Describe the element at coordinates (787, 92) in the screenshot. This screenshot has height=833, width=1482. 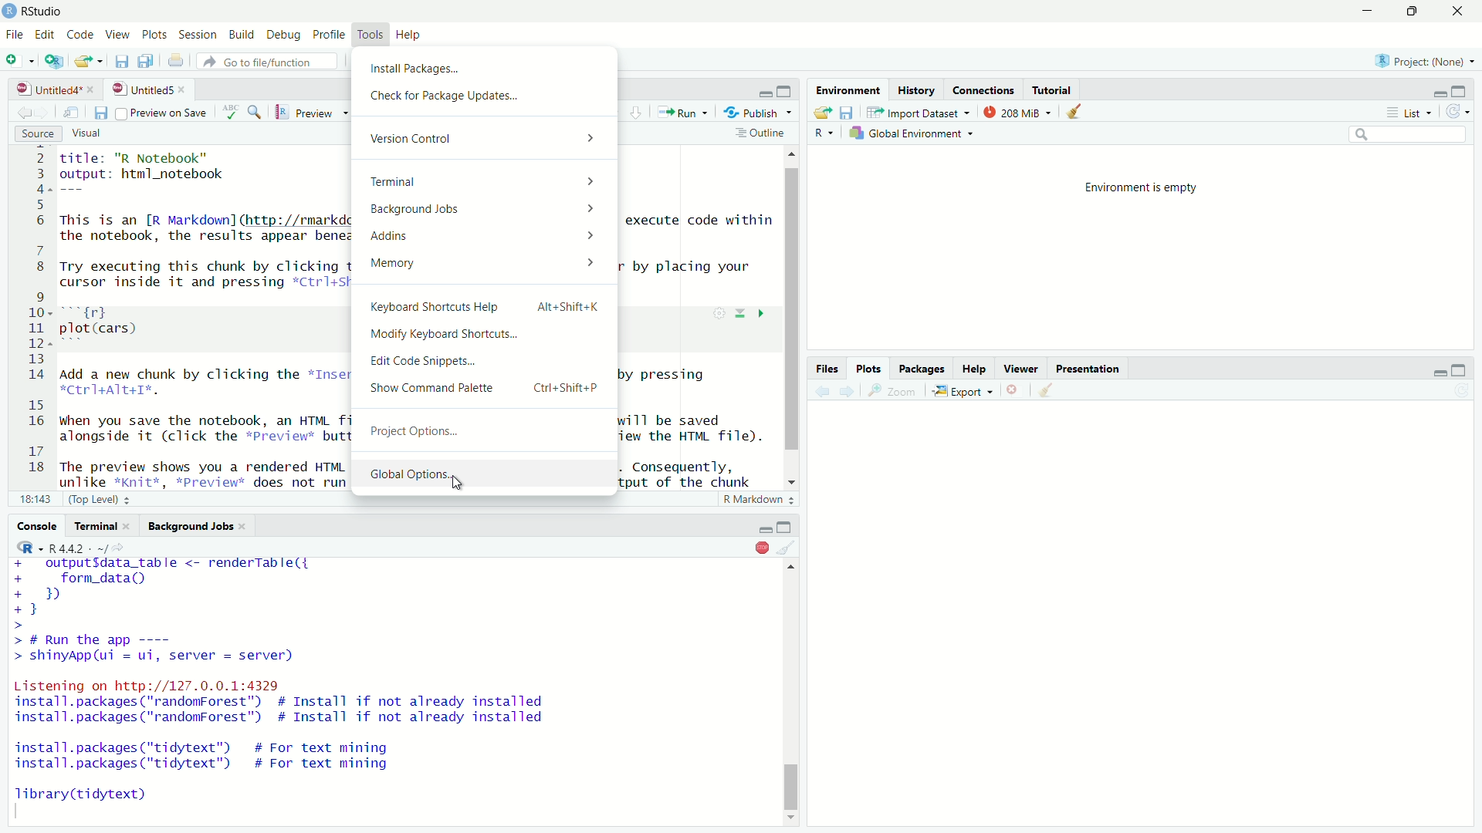
I see `maximize` at that location.